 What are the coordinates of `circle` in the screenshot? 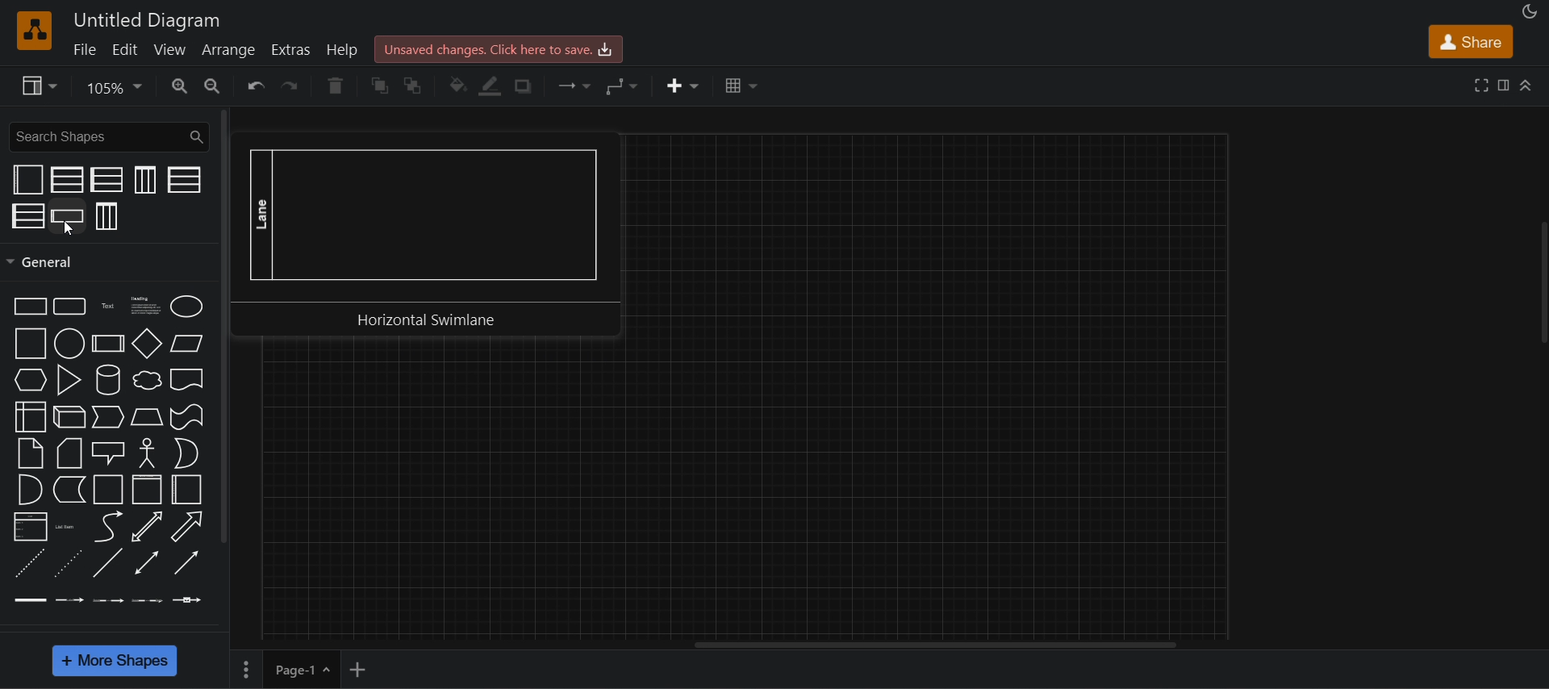 It's located at (69, 343).